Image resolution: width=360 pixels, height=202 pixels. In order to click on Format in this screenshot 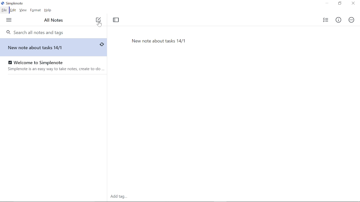, I will do `click(35, 10)`.